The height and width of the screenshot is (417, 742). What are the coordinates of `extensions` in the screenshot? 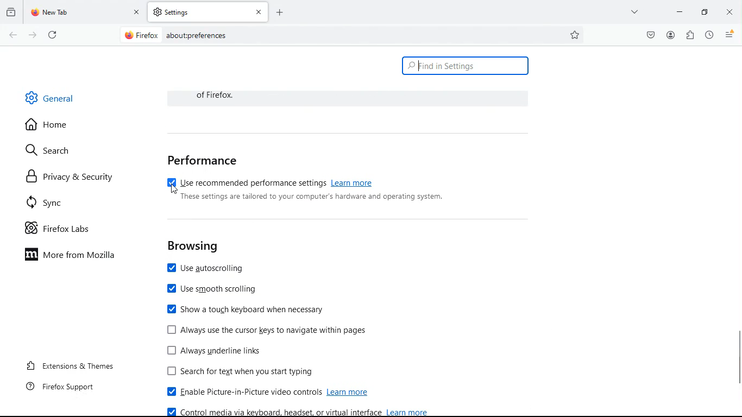 It's located at (689, 36).